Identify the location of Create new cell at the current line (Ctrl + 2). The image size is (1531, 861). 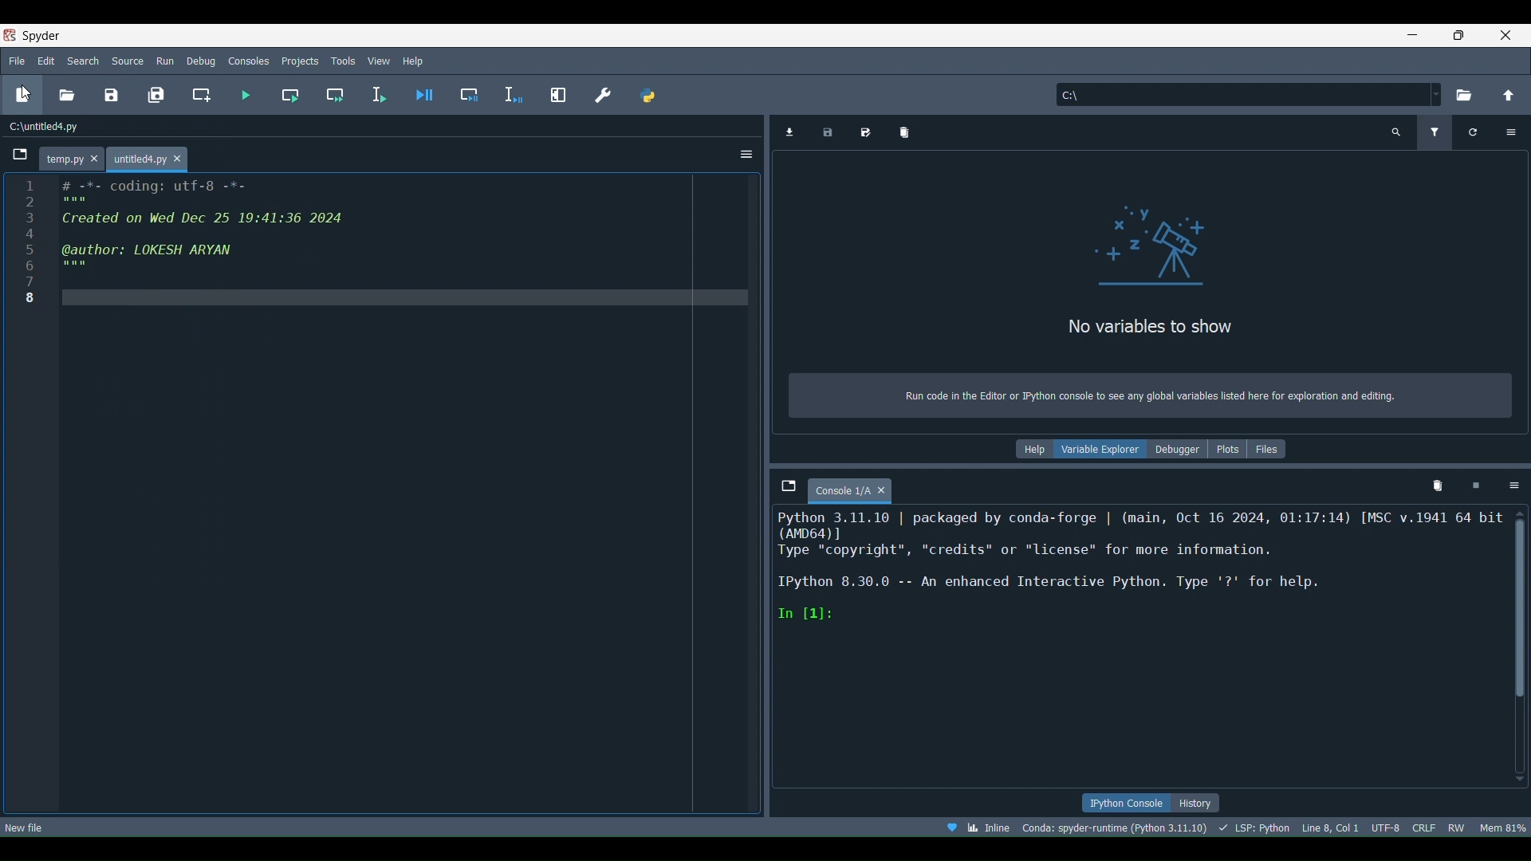
(197, 93).